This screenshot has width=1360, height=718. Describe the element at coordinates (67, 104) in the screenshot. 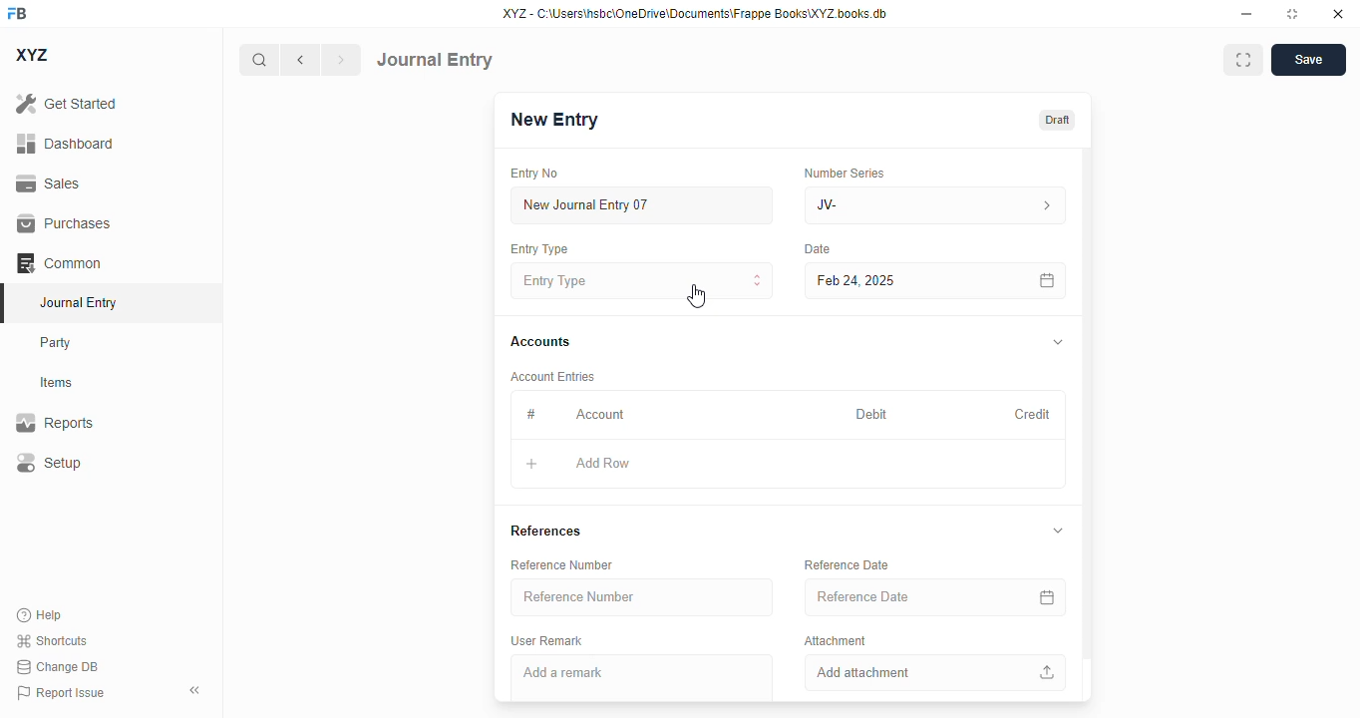

I see `get started` at that location.